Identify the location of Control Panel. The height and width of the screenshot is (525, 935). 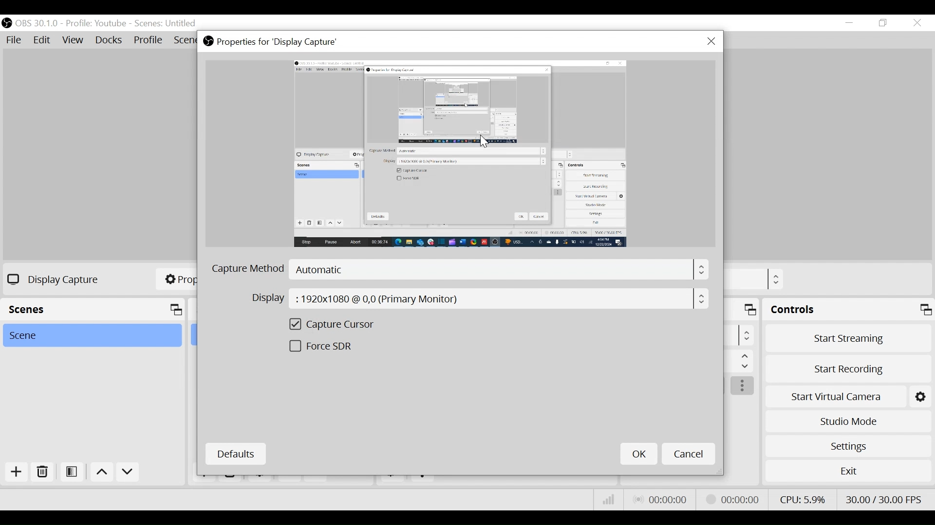
(848, 309).